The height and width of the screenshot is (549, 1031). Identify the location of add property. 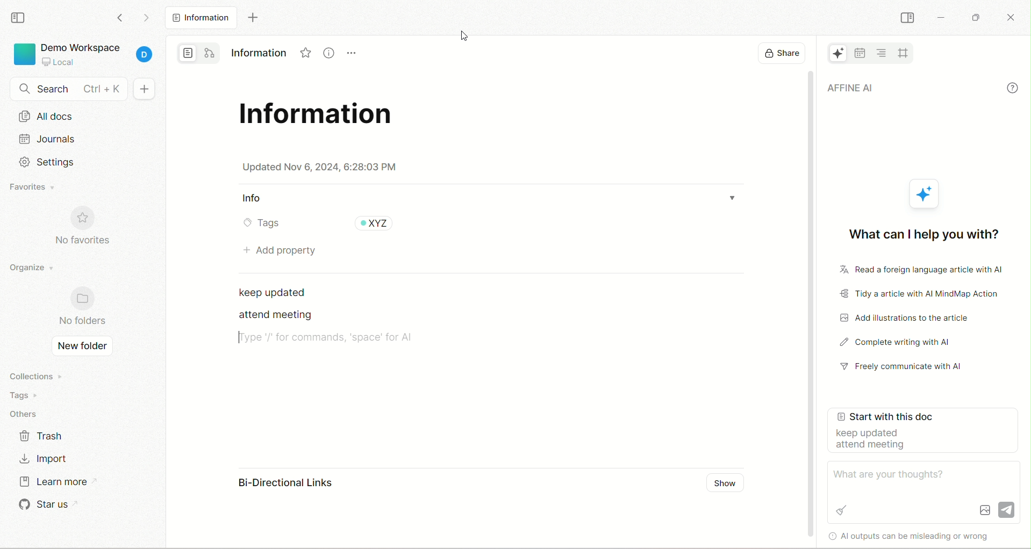
(278, 250).